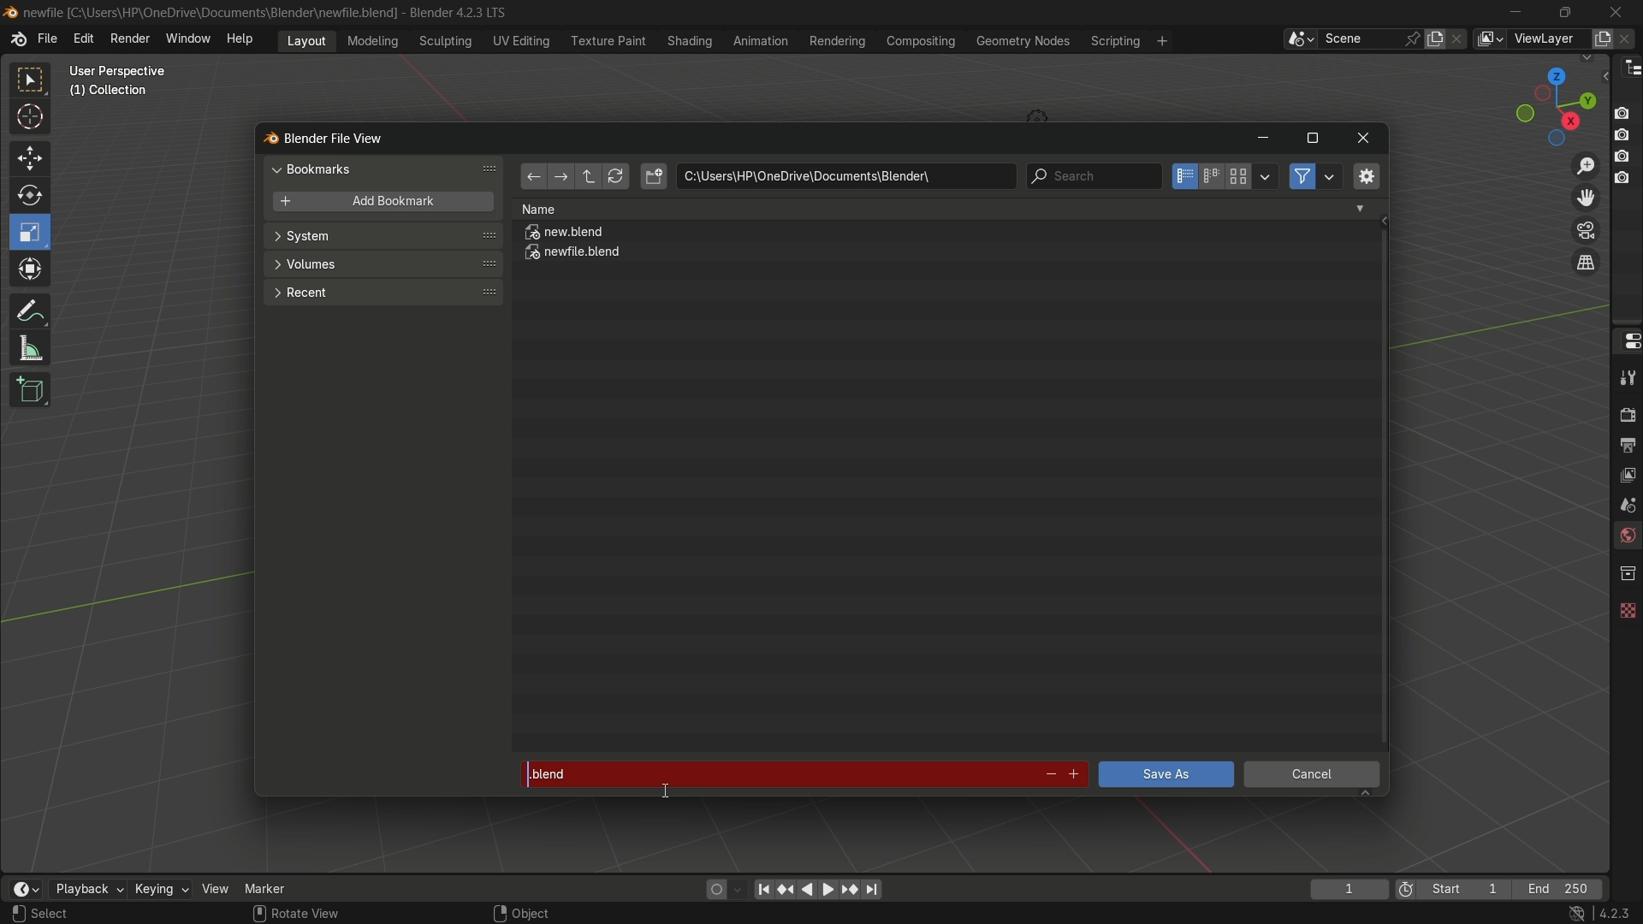  I want to click on window menu, so click(189, 40).